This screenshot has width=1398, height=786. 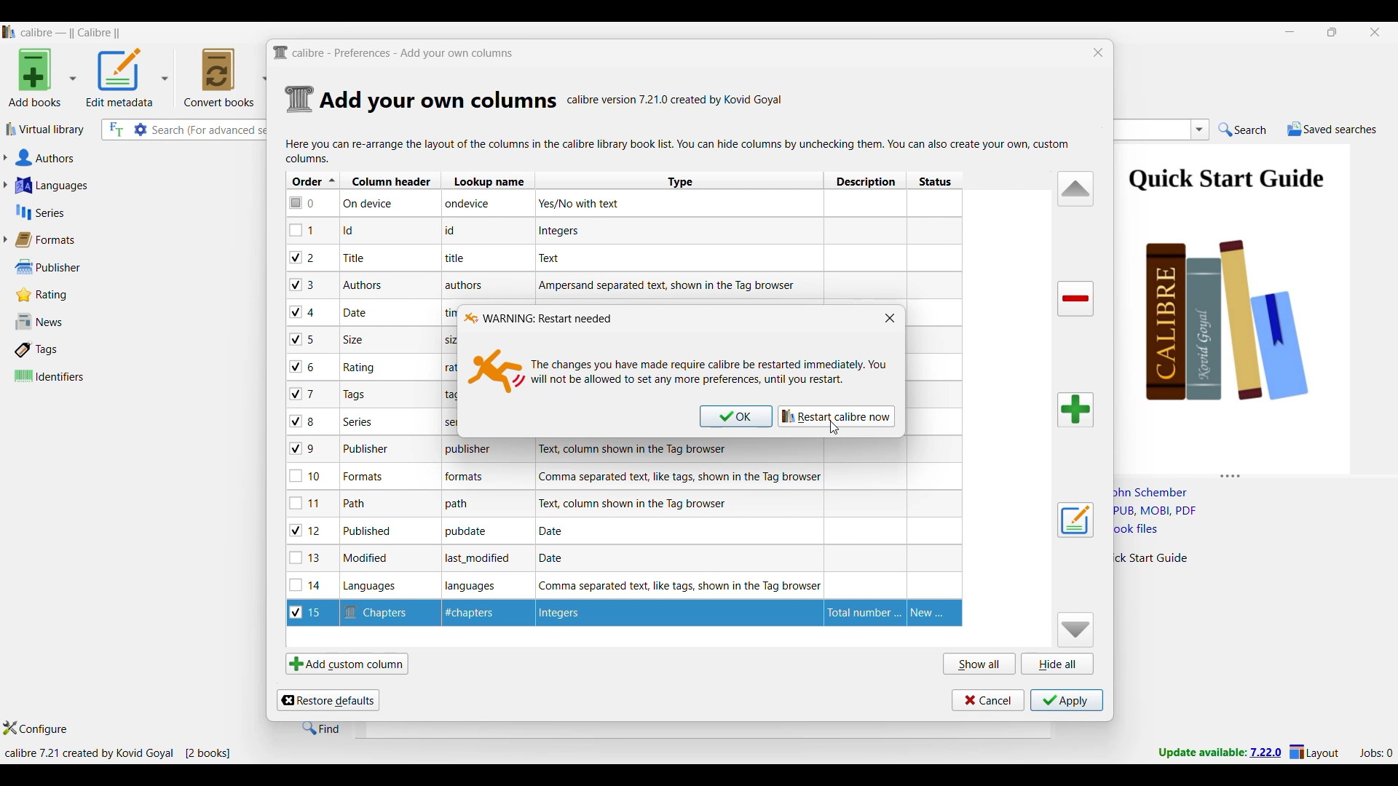 What do you see at coordinates (934, 180) in the screenshot?
I see `Status column` at bounding box center [934, 180].